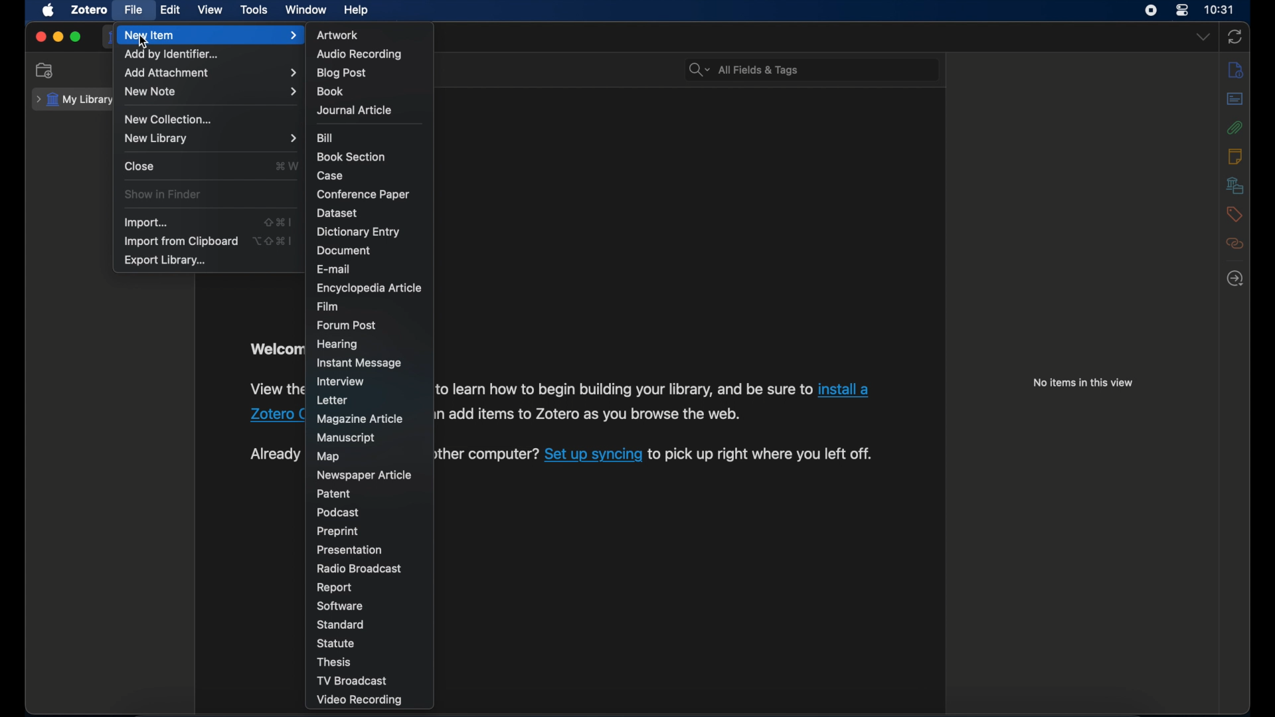  What do you see at coordinates (49, 10) in the screenshot?
I see `apple` at bounding box center [49, 10].